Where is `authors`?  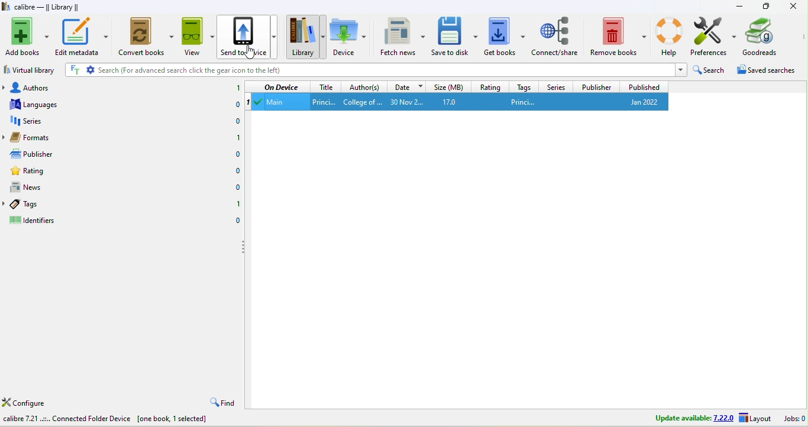 authors is located at coordinates (364, 88).